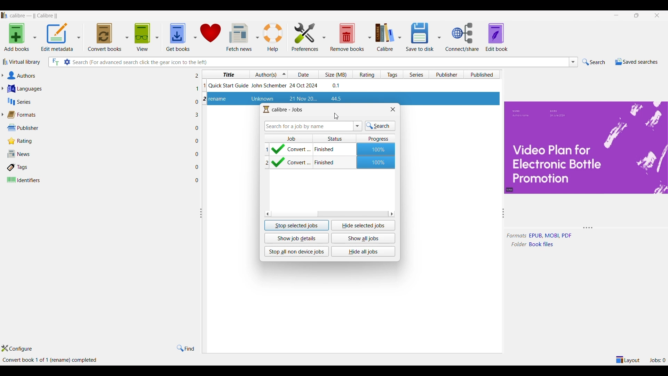 The image size is (668, 376). What do you see at coordinates (67, 62) in the screenshot?
I see `Advanced search` at bounding box center [67, 62].